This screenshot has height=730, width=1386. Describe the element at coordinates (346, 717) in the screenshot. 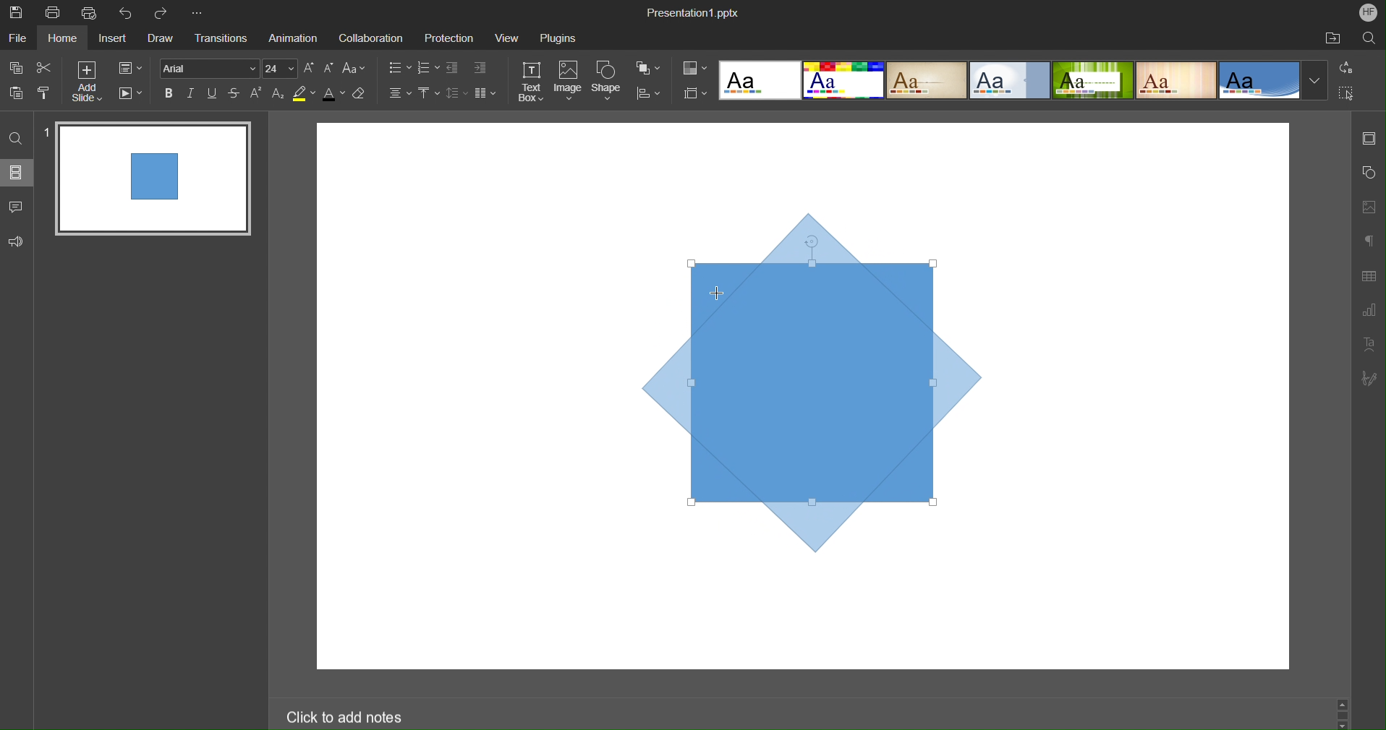

I see `Click to add notes` at that location.